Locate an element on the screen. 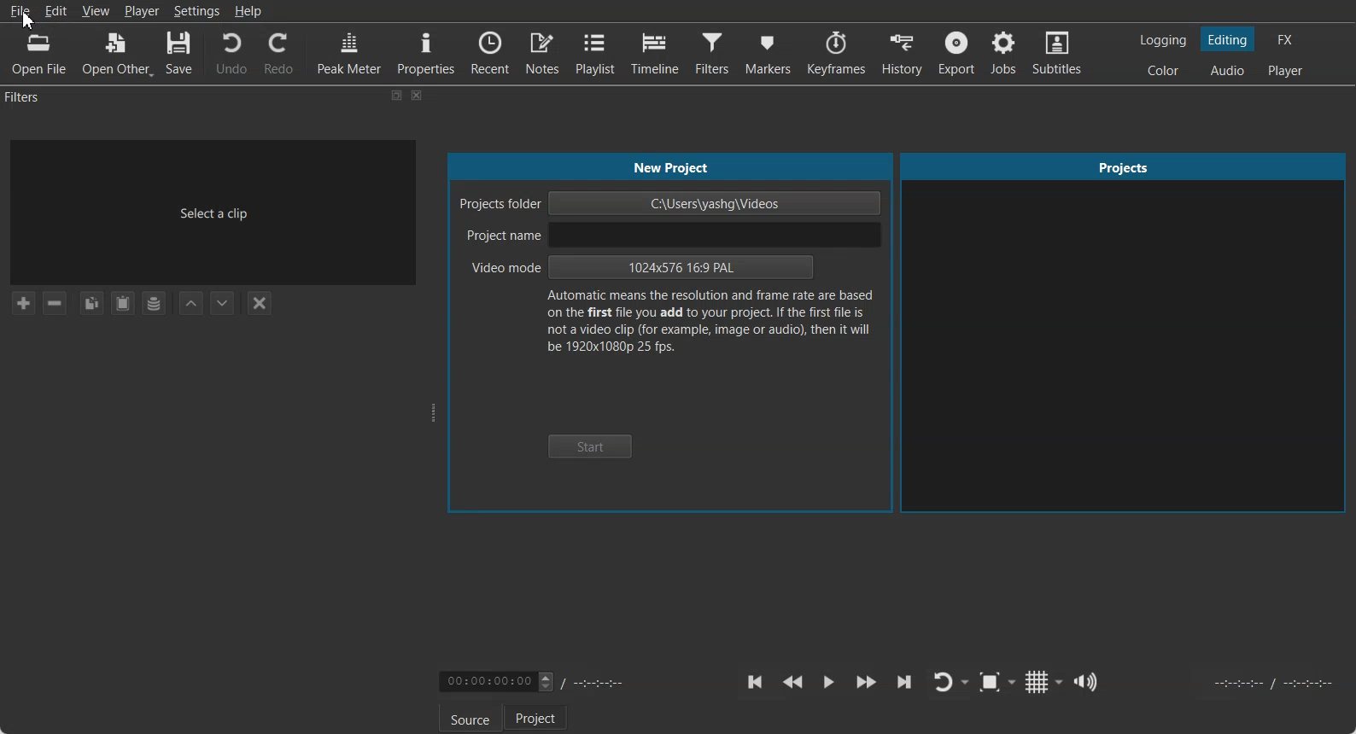 This screenshot has width=1356, height=734. Toggle paly or pause is located at coordinates (827, 683).